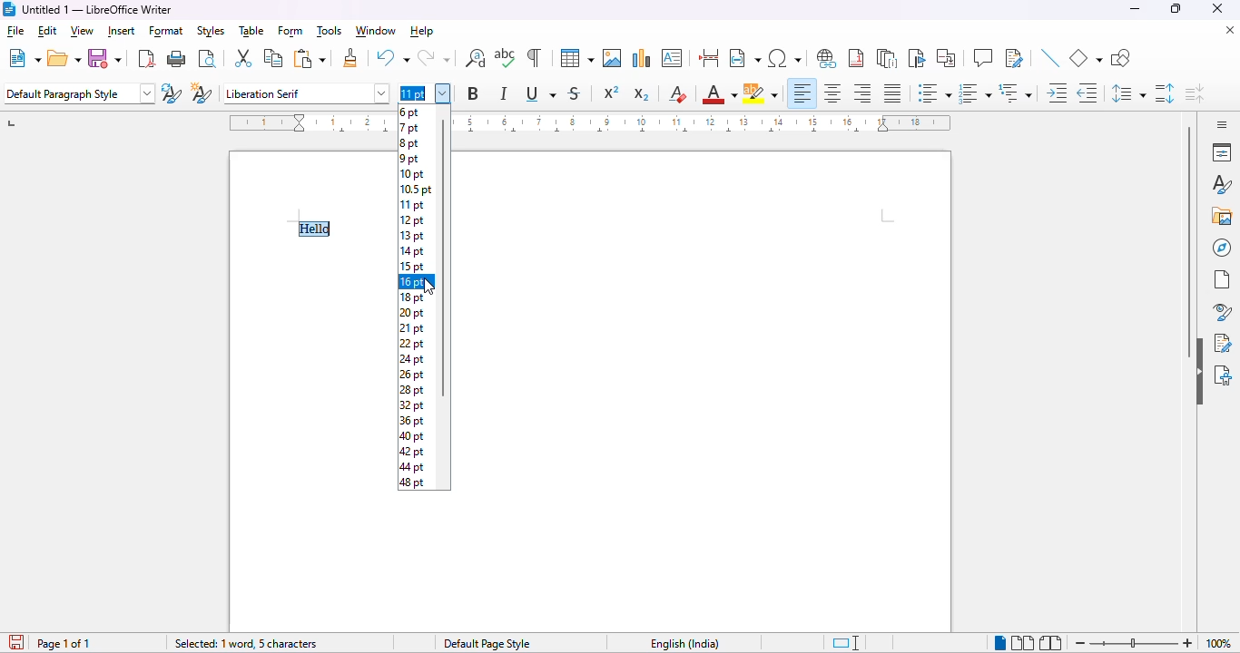 This screenshot has height=653, width=1240. I want to click on show draw functions, so click(1120, 59).